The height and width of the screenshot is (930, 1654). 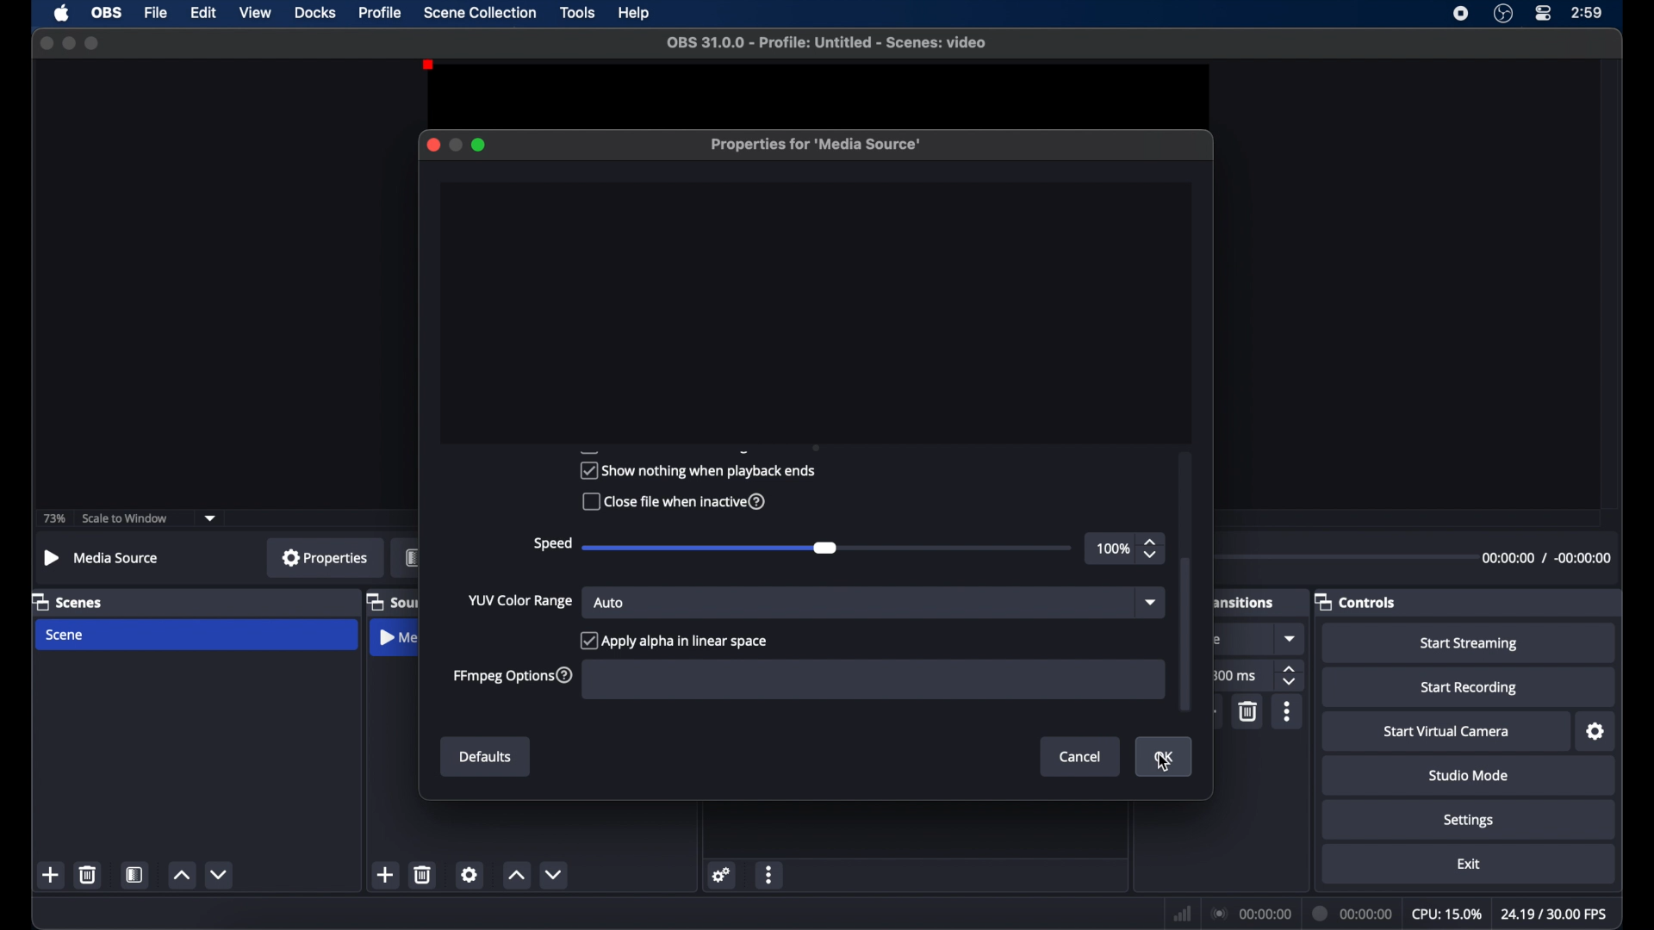 I want to click on close, so click(x=46, y=43).